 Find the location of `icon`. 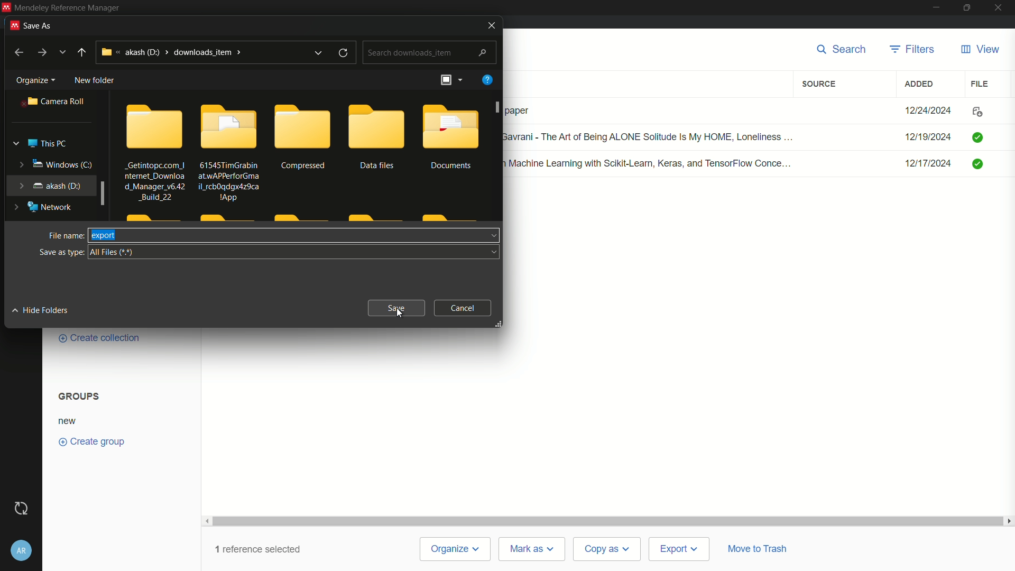

icon is located at coordinates (975, 165).